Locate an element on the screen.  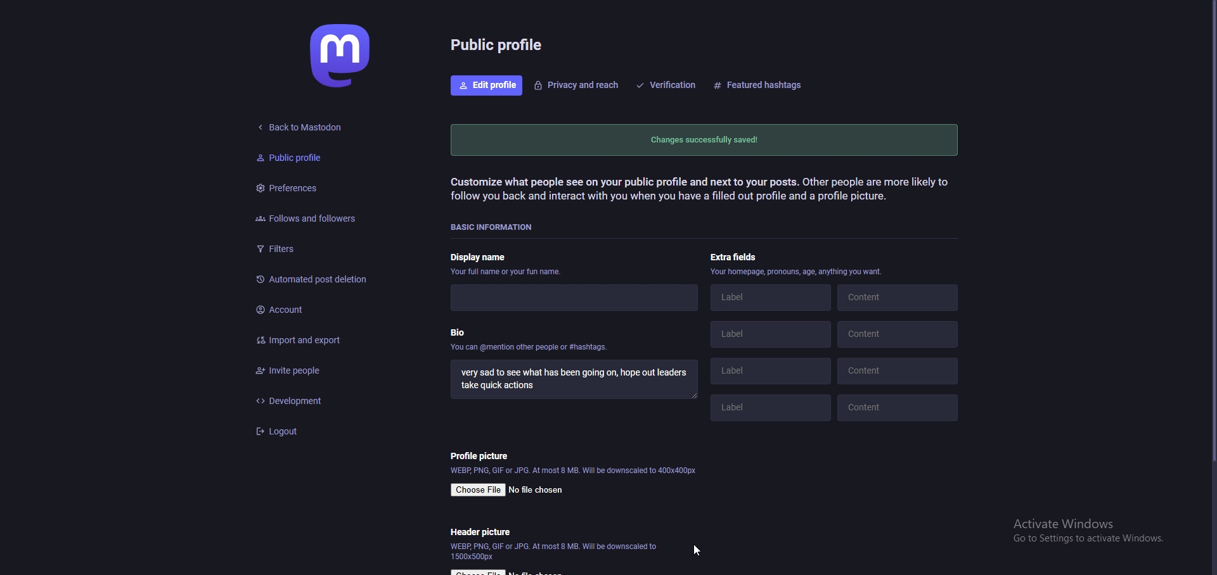
Choose file is located at coordinates (498, 571).